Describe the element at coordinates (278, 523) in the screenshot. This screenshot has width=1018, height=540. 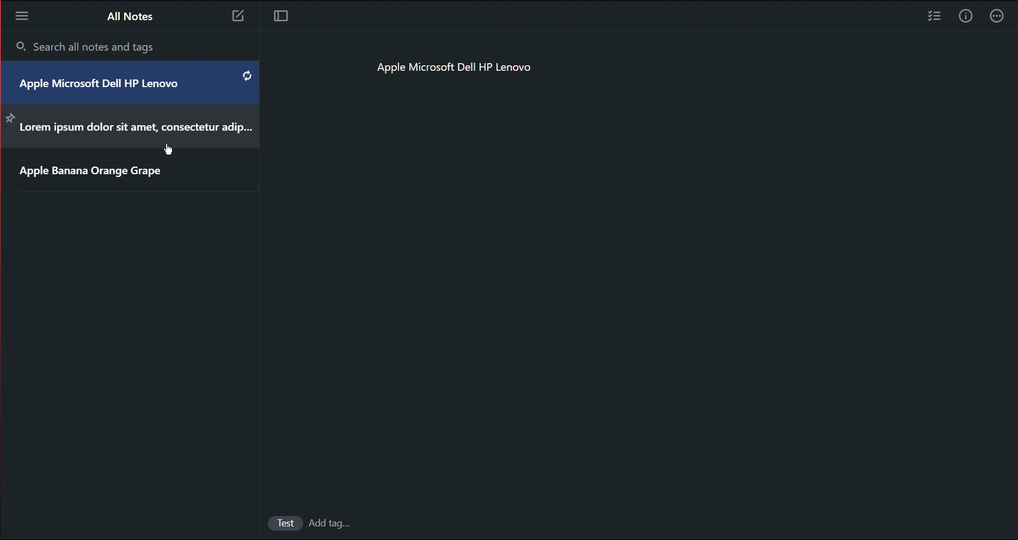
I see `Test` at that location.